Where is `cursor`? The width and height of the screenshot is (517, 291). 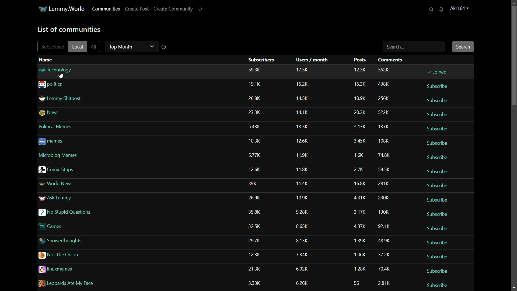
cursor is located at coordinates (62, 76).